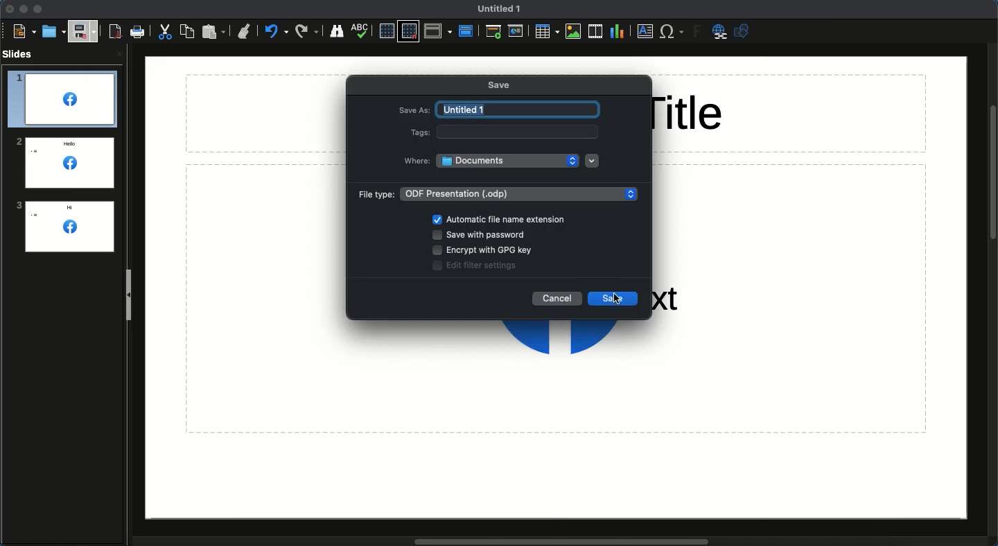 Image resolution: width=998 pixels, height=546 pixels. Describe the element at coordinates (562, 542) in the screenshot. I see `Scroll bar` at that location.